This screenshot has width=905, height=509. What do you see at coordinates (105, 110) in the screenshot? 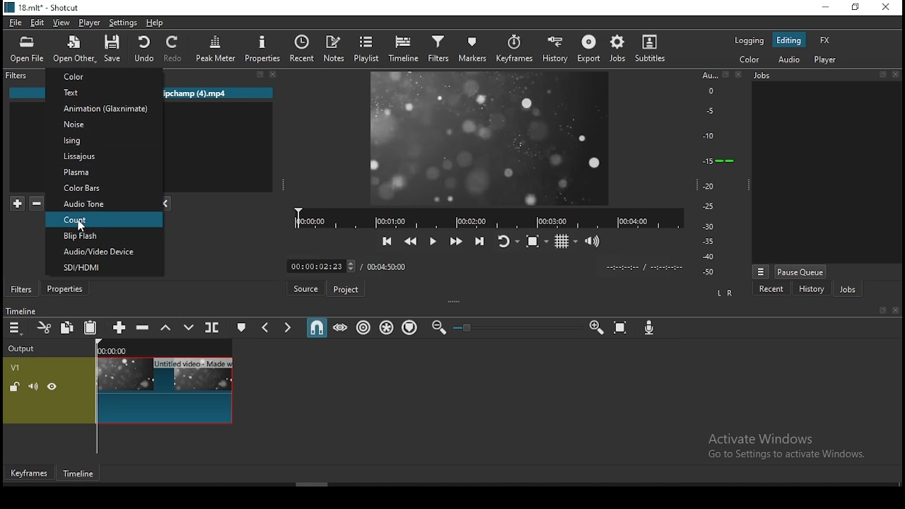
I see `animation` at bounding box center [105, 110].